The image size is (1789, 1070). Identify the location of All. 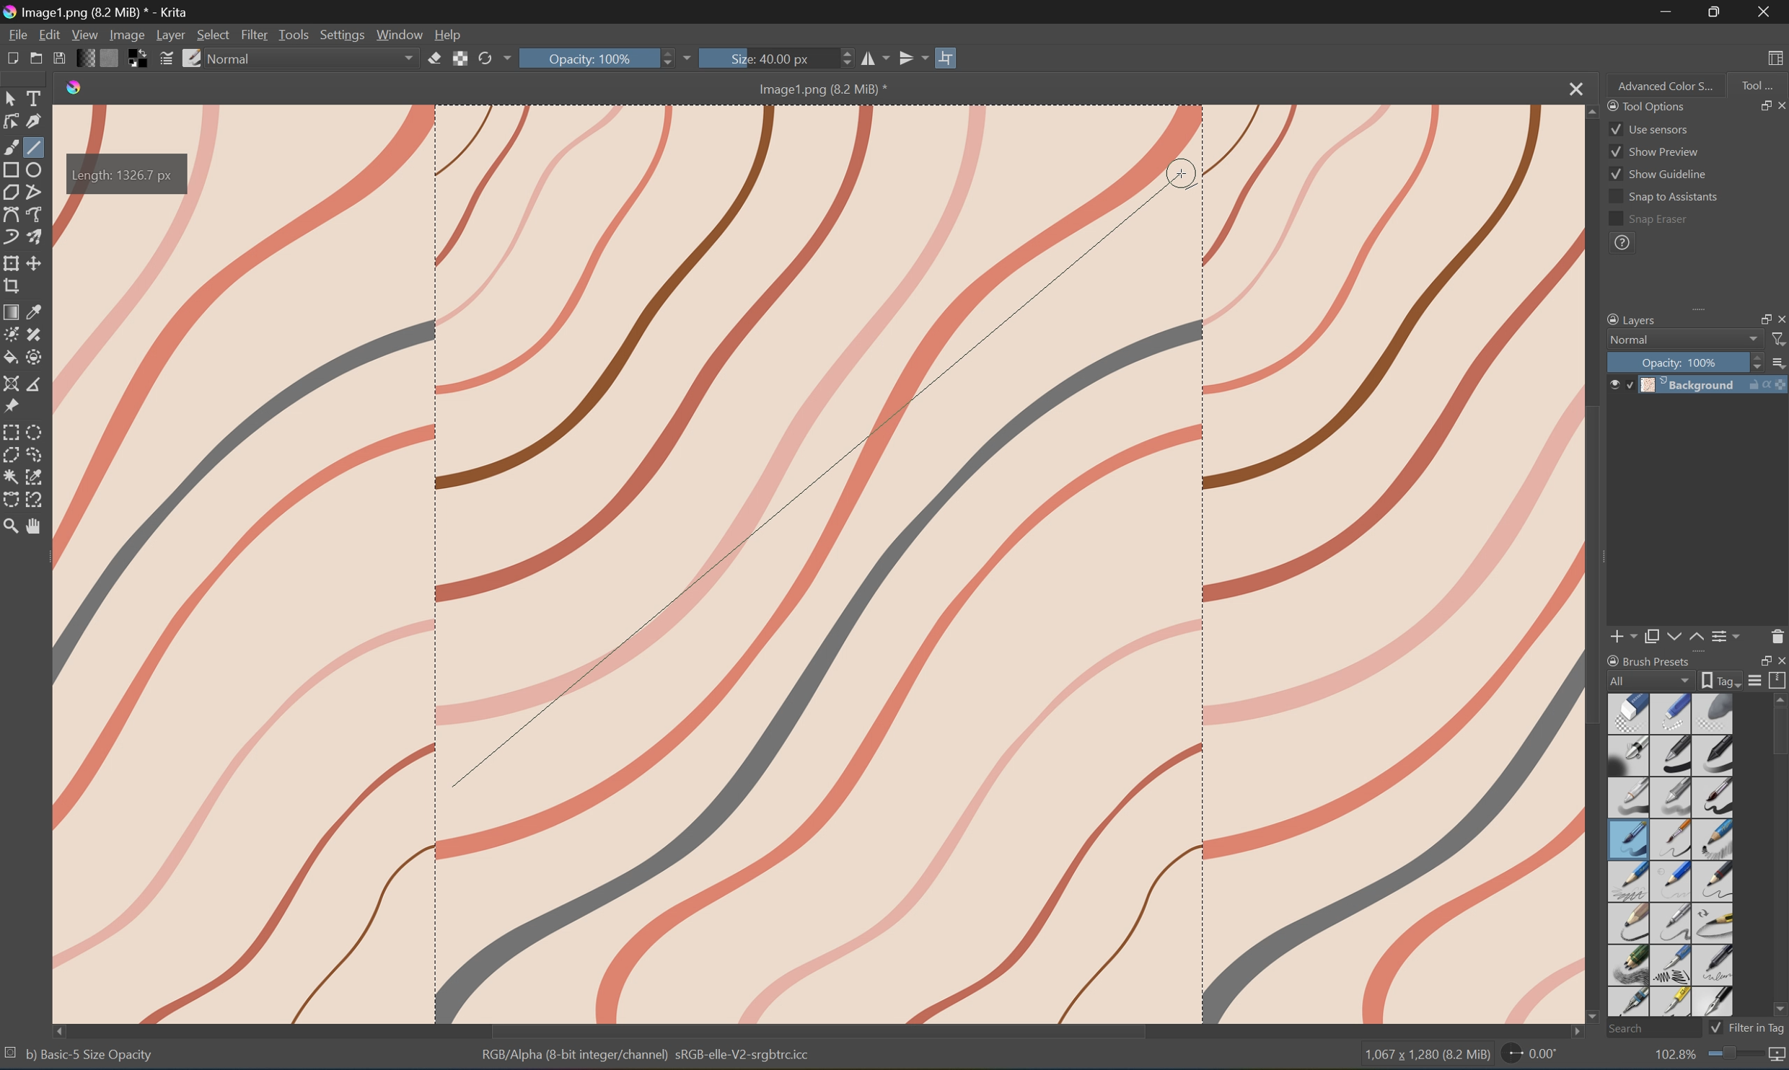
(1650, 679).